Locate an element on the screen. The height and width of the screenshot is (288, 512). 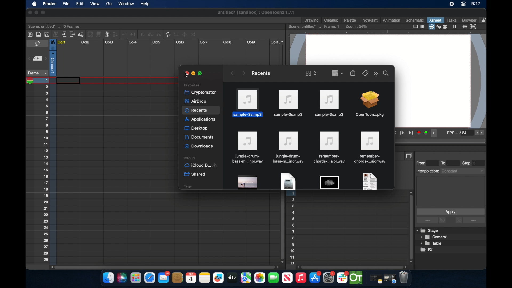
desktop is located at coordinates (197, 129).